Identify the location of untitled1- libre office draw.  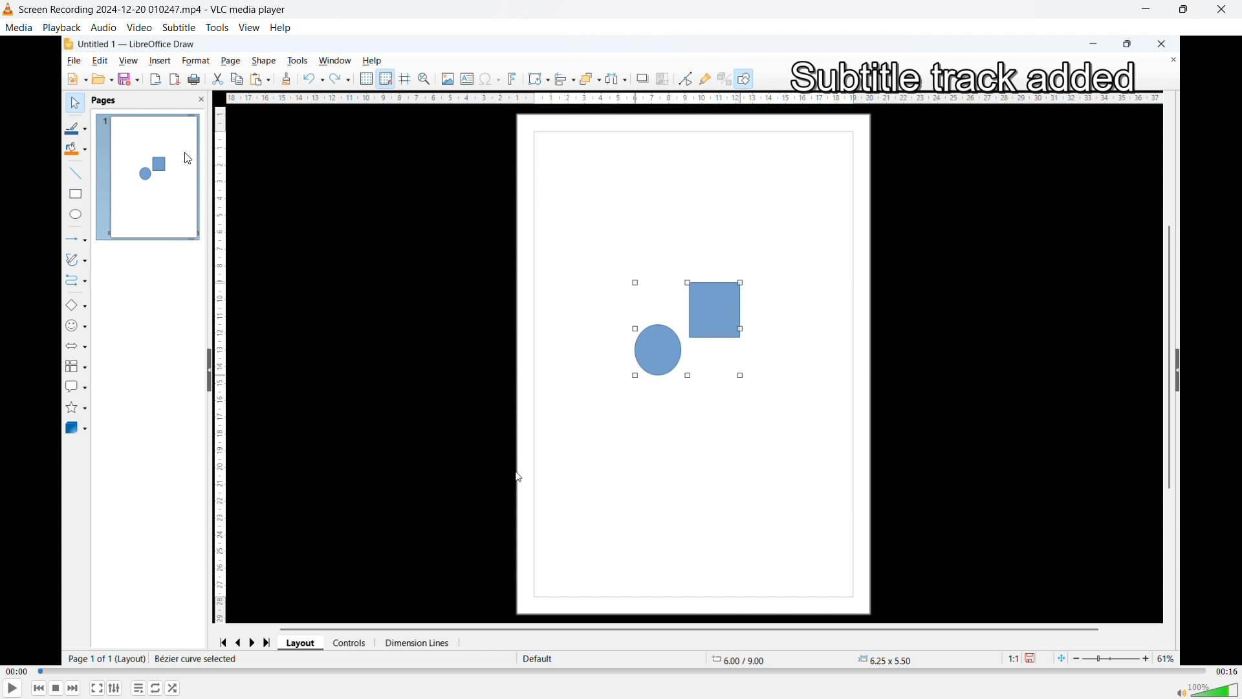
(142, 43).